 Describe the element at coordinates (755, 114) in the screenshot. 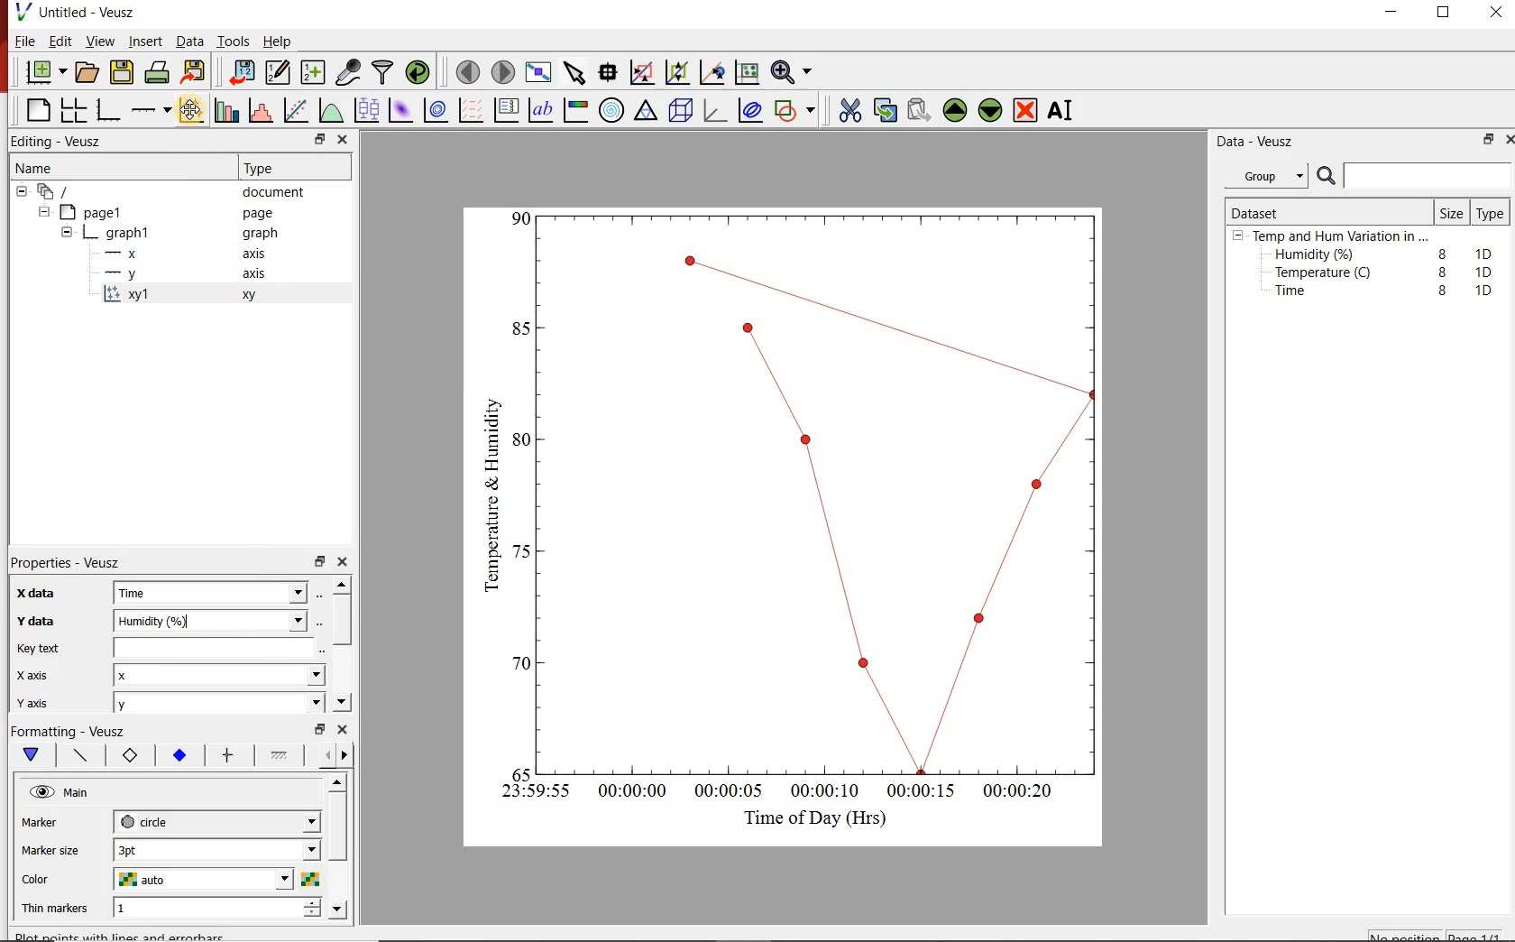

I see `plot covariance ellipses` at that location.